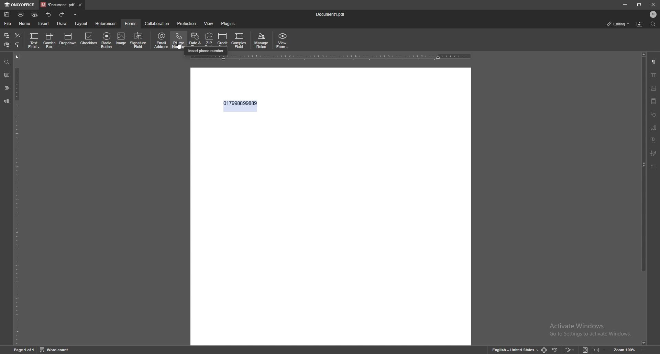 This screenshot has height=354, width=660. Describe the element at coordinates (654, 127) in the screenshot. I see `chart` at that location.